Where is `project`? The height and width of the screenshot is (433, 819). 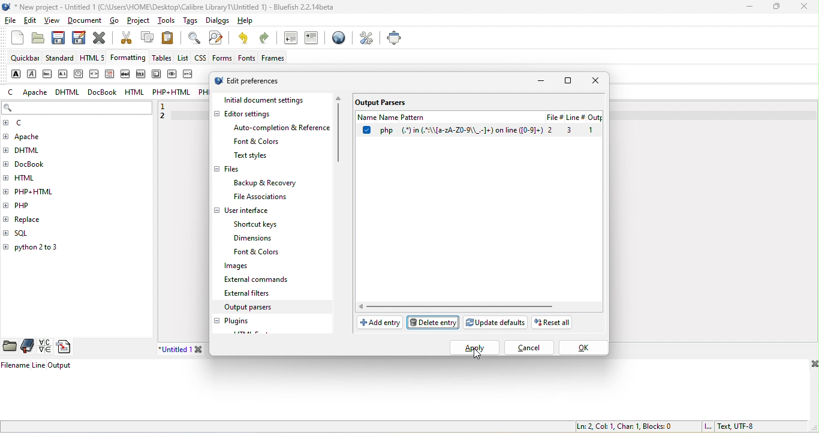 project is located at coordinates (140, 22).